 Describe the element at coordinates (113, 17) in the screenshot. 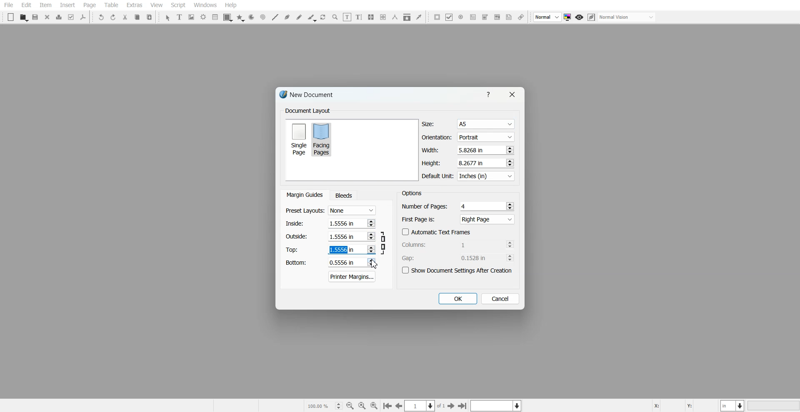

I see `Redo` at that location.